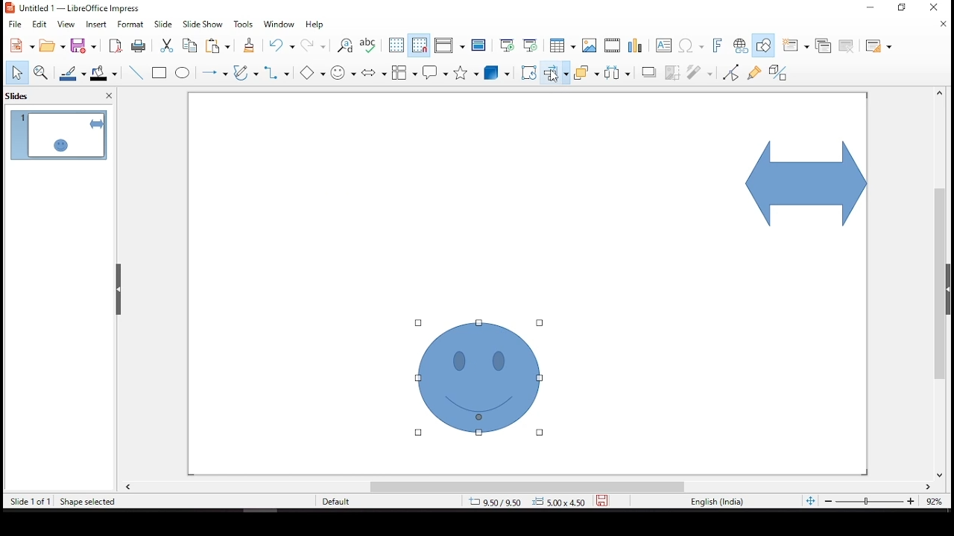 The height and width of the screenshot is (536, 954). What do you see at coordinates (822, 43) in the screenshot?
I see `duplicate slide` at bounding box center [822, 43].